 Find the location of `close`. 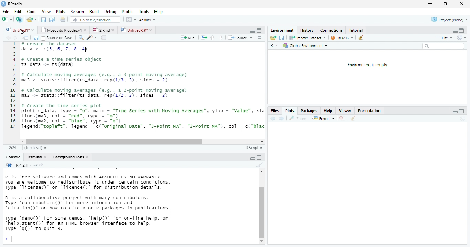

close is located at coordinates (33, 31).